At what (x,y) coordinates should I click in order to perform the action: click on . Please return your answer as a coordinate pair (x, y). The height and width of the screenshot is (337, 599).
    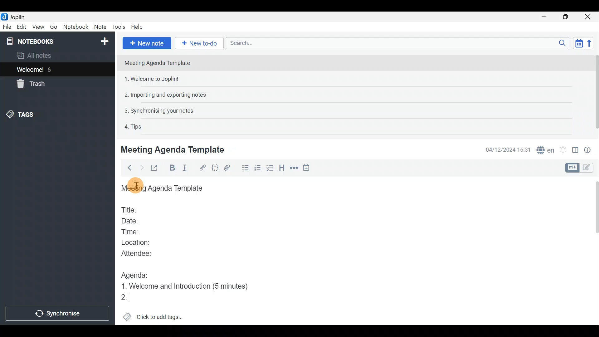
    Looking at the image, I should click on (136, 186).